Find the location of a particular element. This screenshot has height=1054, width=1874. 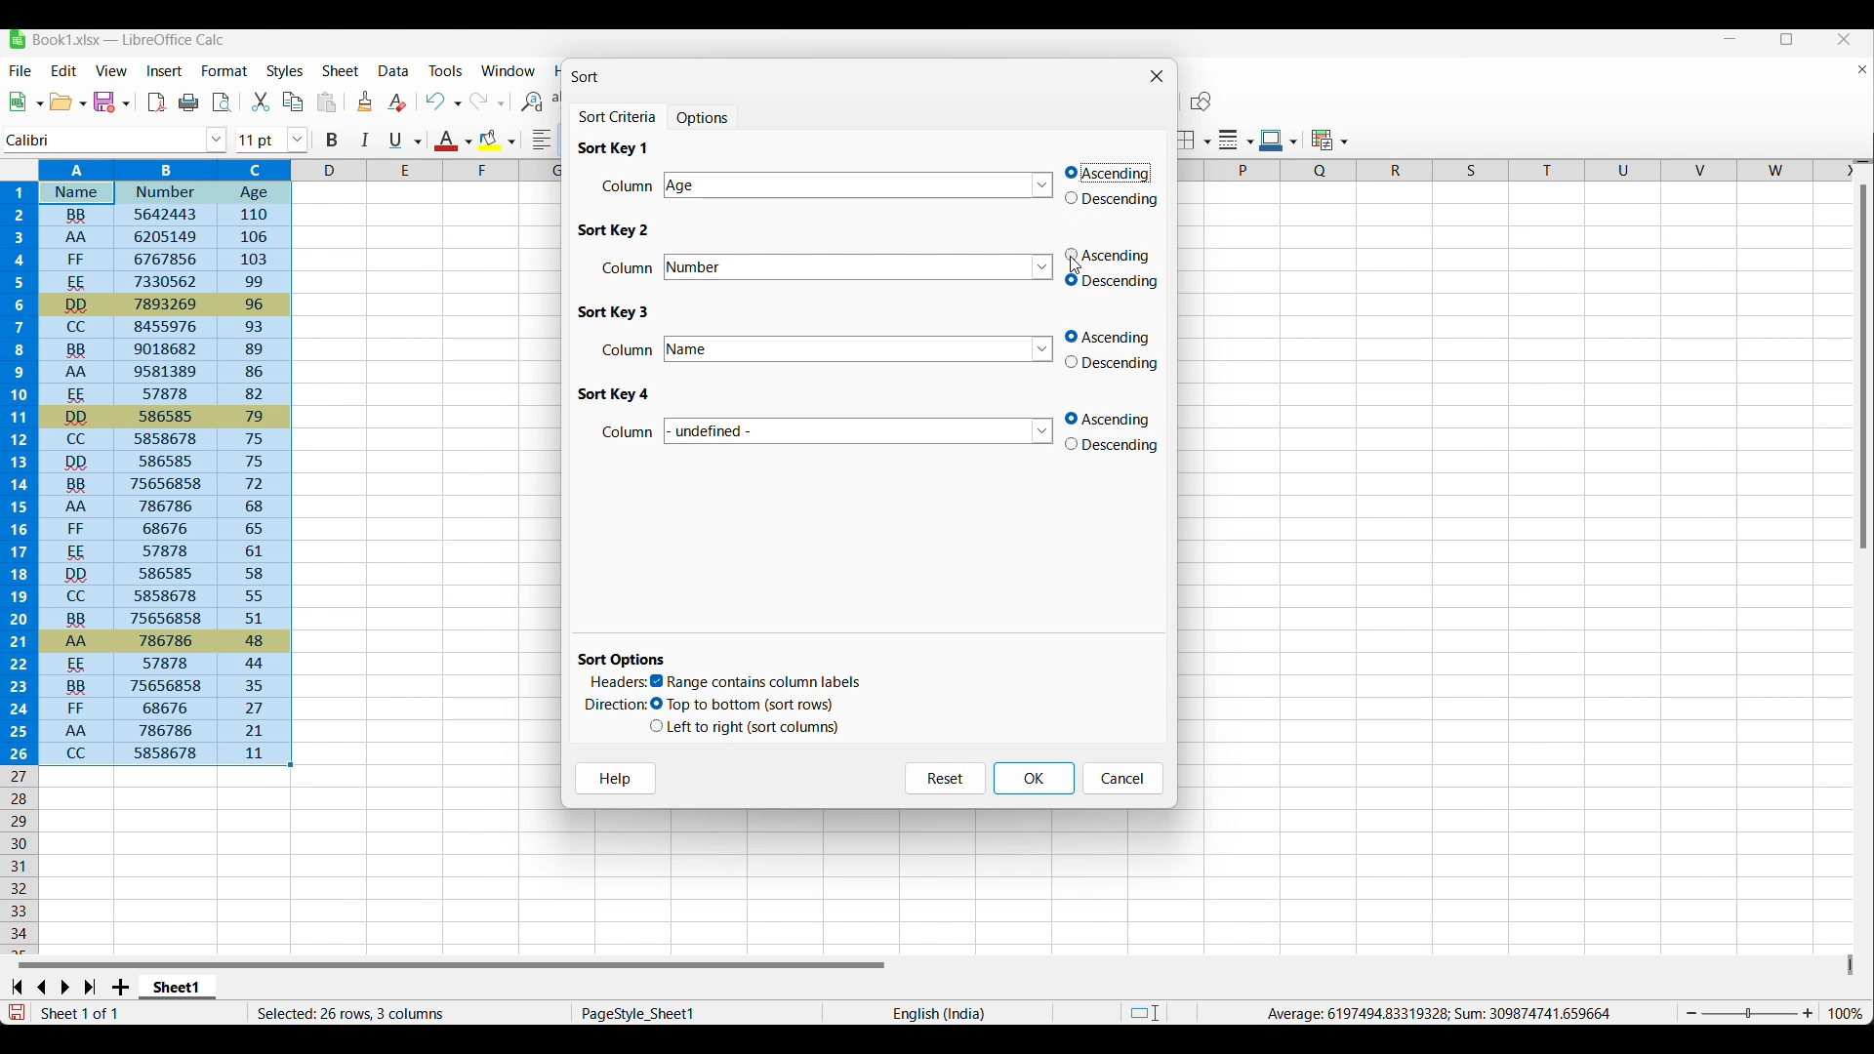

New document options is located at coordinates (26, 101).